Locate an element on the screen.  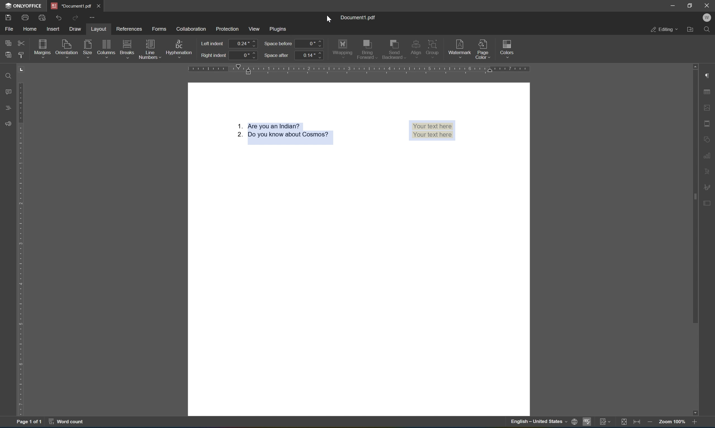
Are you Indian? is located at coordinates (268, 126).